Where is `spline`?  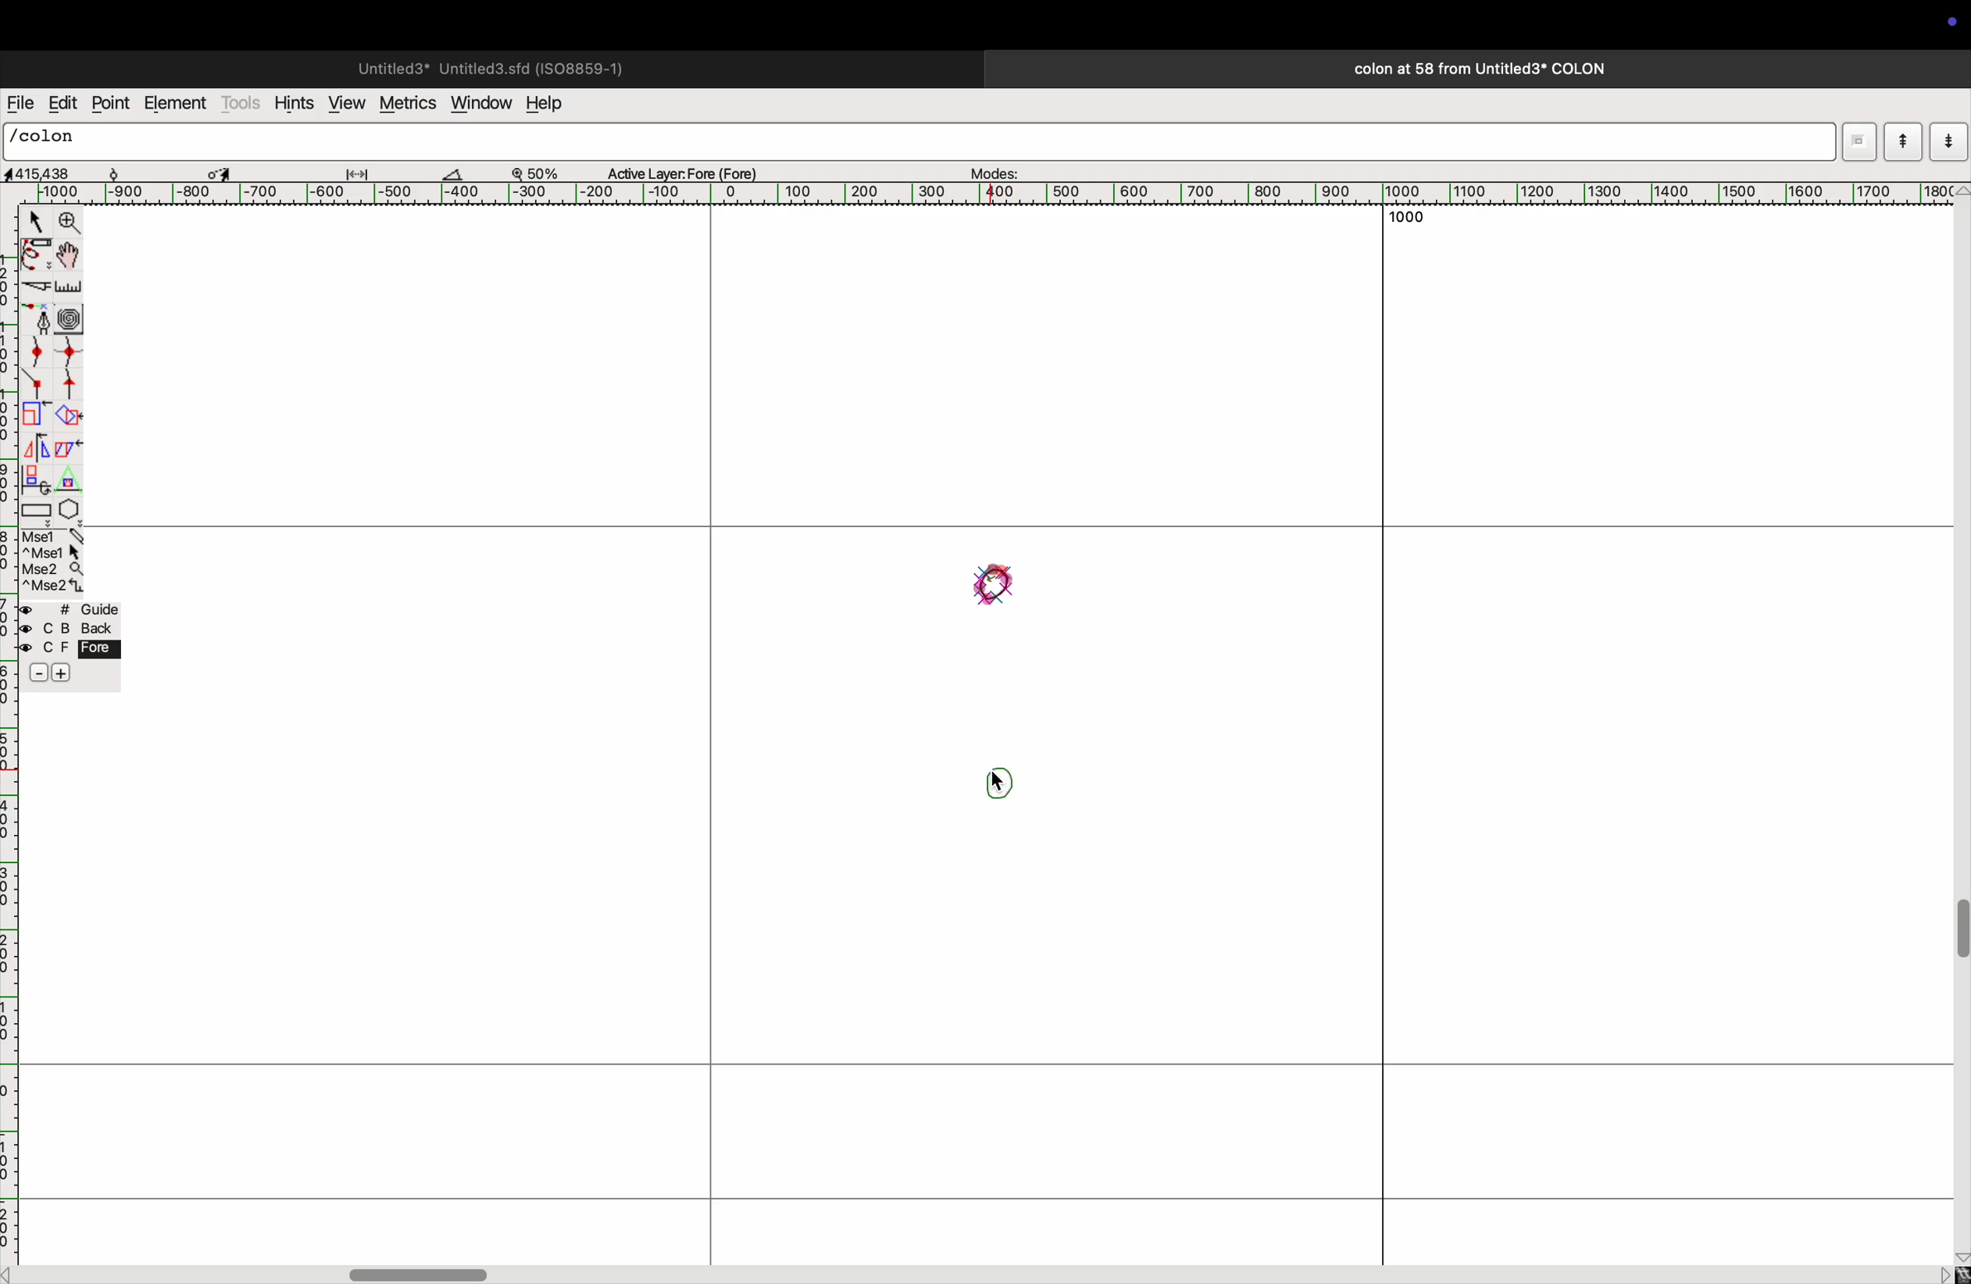
spline is located at coordinates (55, 368).